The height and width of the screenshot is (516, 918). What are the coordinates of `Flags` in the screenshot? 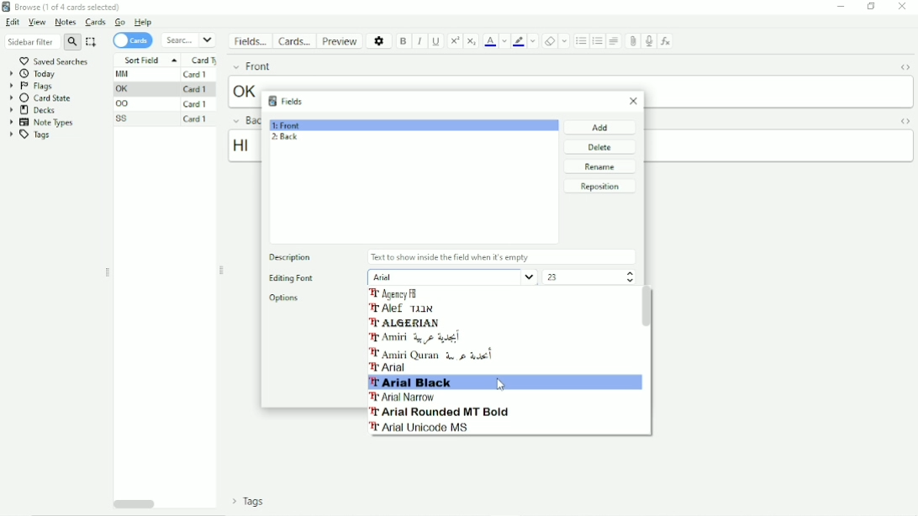 It's located at (31, 87).